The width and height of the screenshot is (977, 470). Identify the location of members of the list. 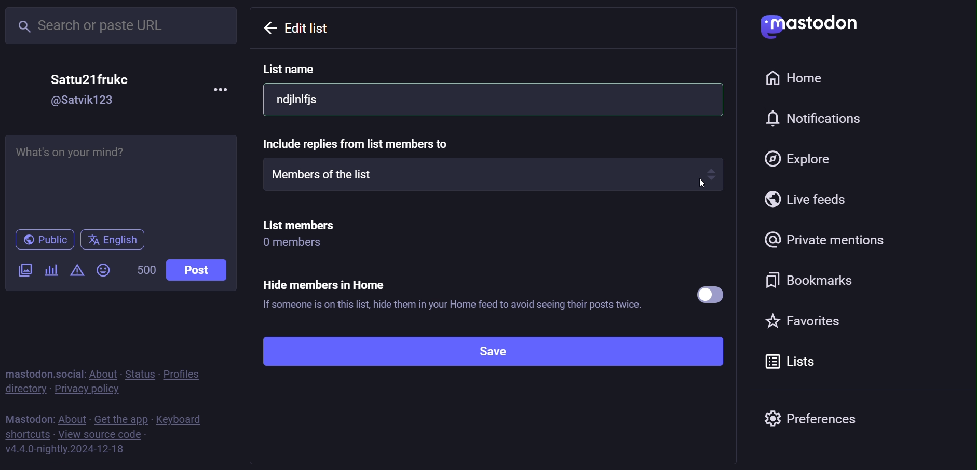
(492, 174).